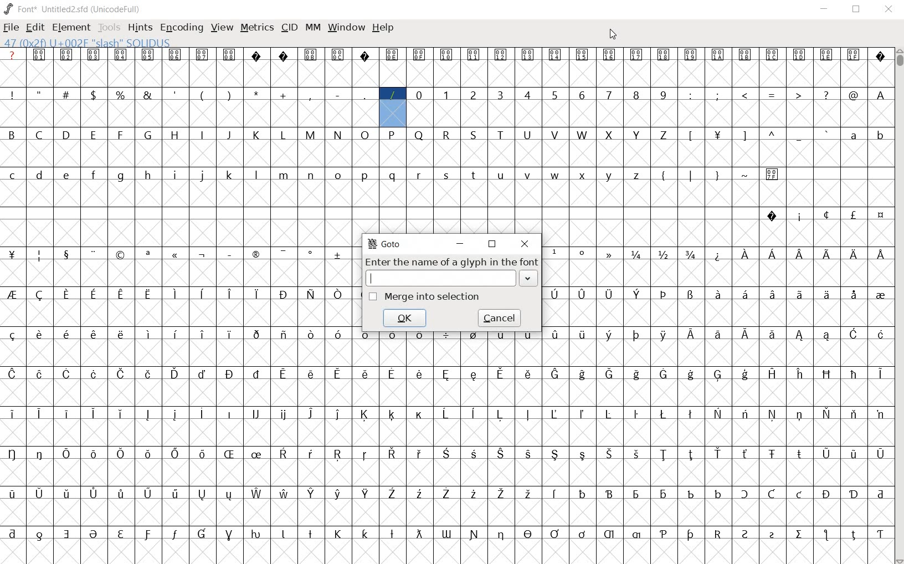  I want to click on glyph, so click(501, 334).